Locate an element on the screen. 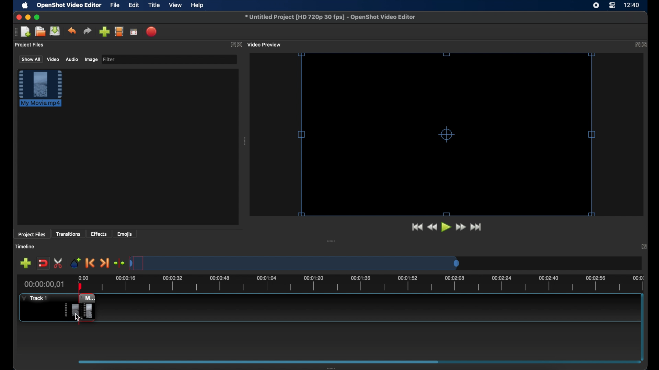 The height and width of the screenshot is (370, 659). cursor is located at coordinates (81, 318).